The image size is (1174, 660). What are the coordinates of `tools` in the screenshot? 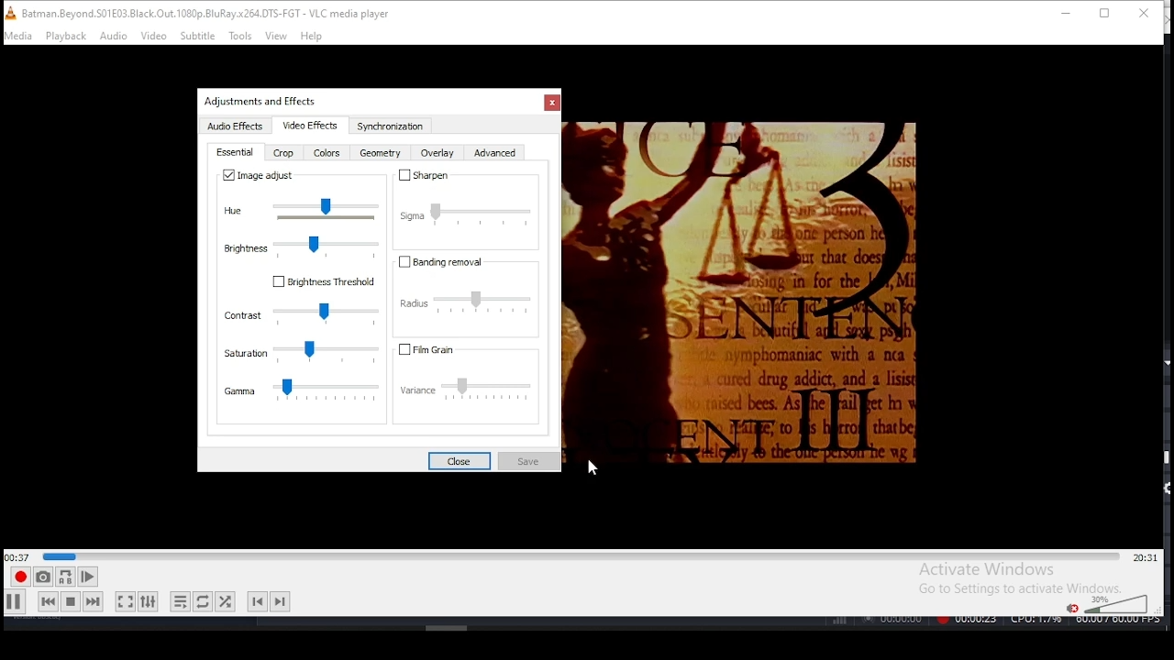 It's located at (240, 36).